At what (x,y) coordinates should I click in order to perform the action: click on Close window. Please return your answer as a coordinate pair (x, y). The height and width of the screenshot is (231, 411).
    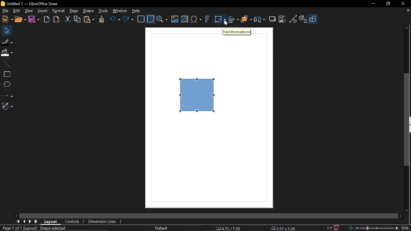
    Looking at the image, I should click on (403, 4).